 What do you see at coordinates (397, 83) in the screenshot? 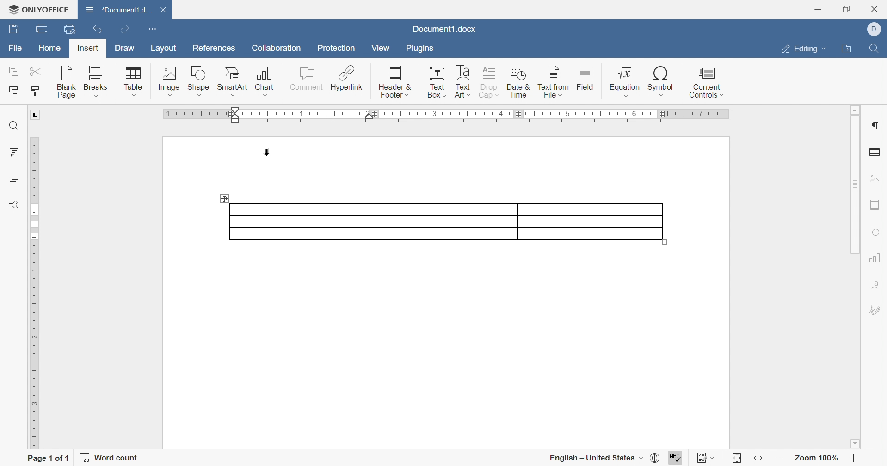
I see `Header & Footer` at bounding box center [397, 83].